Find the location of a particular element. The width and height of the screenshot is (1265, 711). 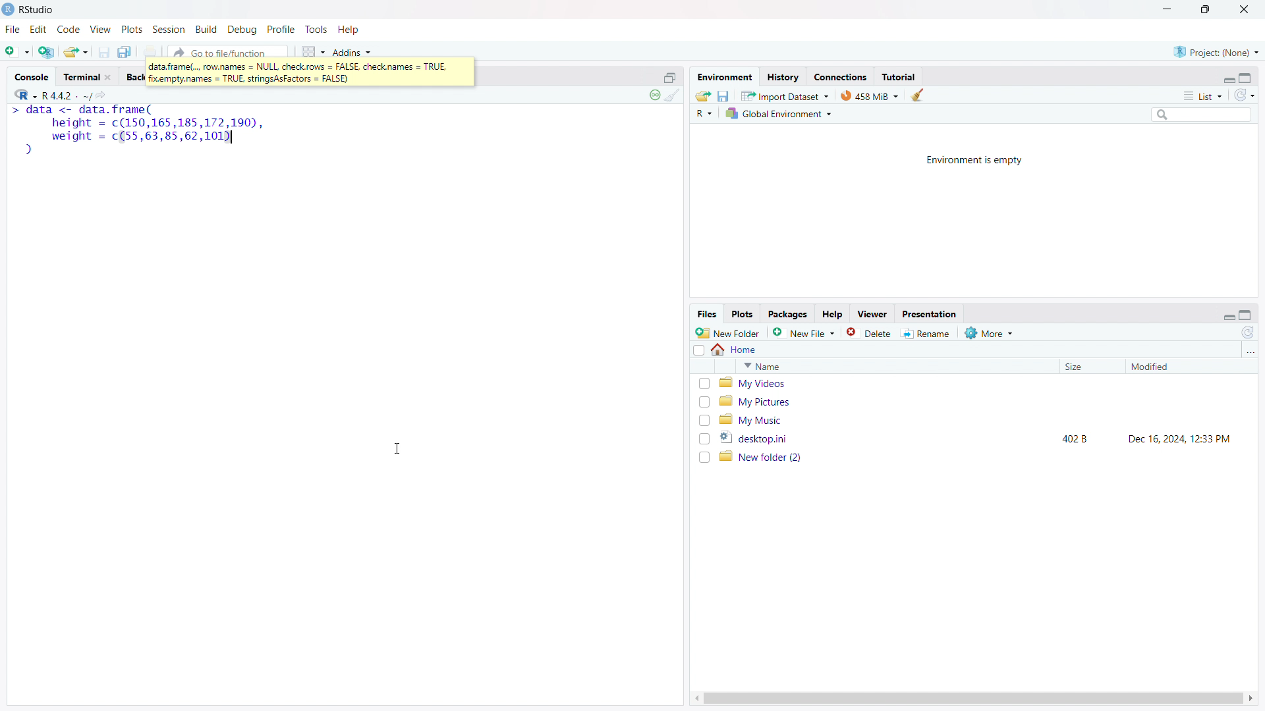

print is located at coordinates (152, 49).